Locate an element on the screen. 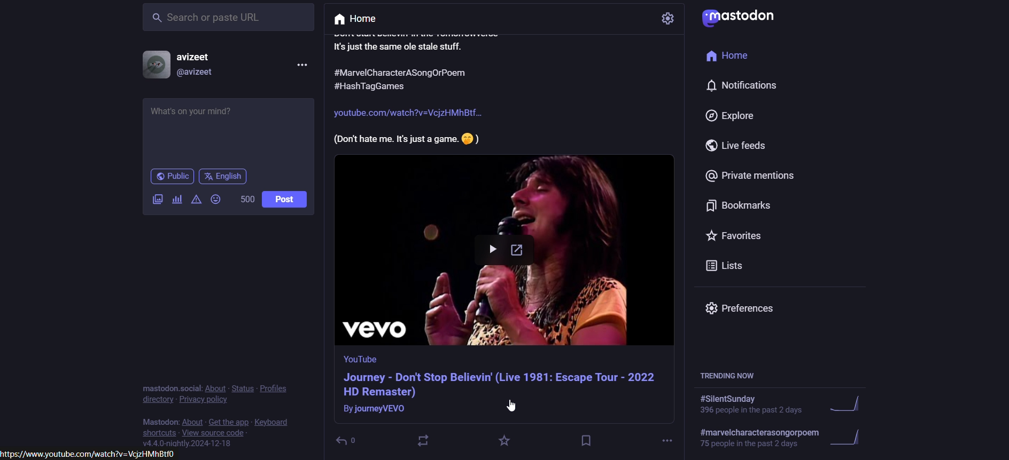 The image size is (1009, 460). display picture is located at coordinates (154, 65).